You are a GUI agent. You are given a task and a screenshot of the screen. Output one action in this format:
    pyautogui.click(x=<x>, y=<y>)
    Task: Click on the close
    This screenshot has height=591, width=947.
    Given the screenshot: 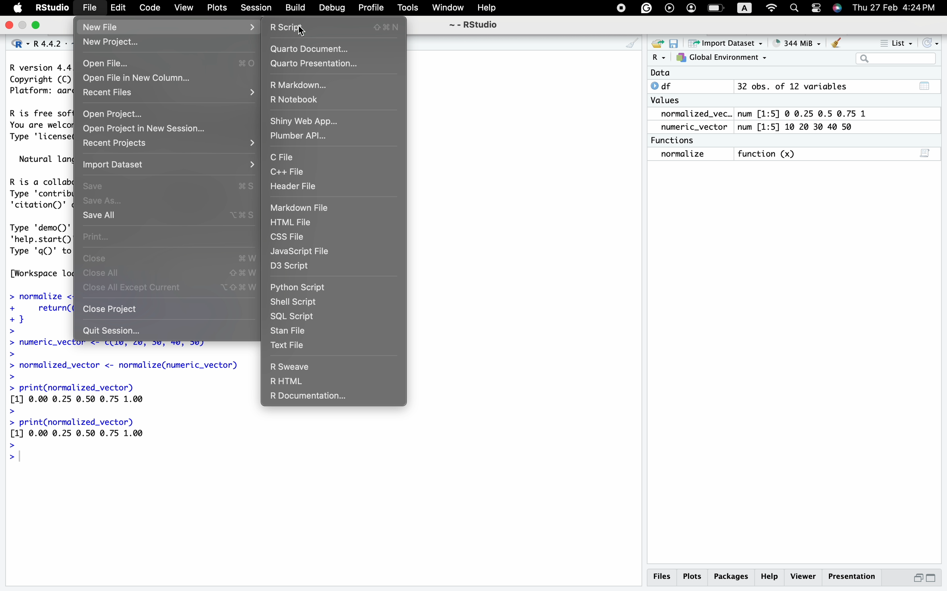 What is the action you would take?
    pyautogui.click(x=7, y=26)
    